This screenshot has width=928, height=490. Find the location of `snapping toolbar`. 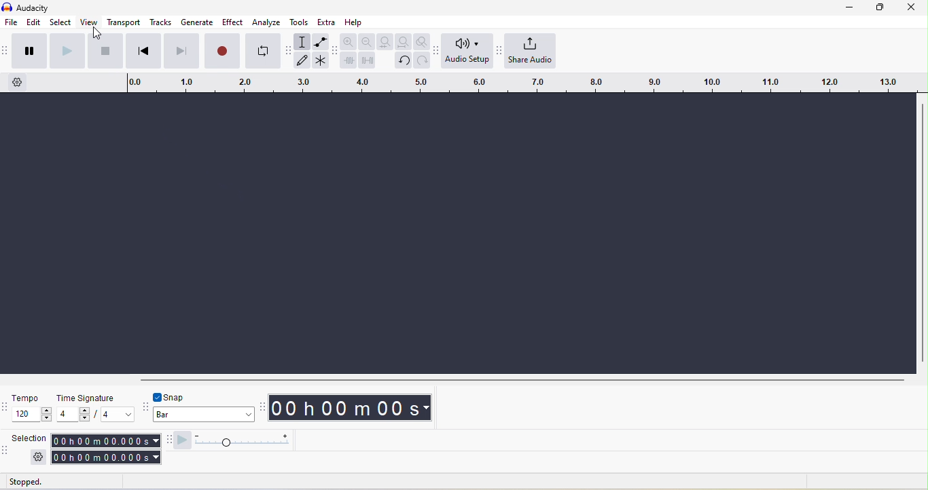

snapping toolbar is located at coordinates (145, 408).